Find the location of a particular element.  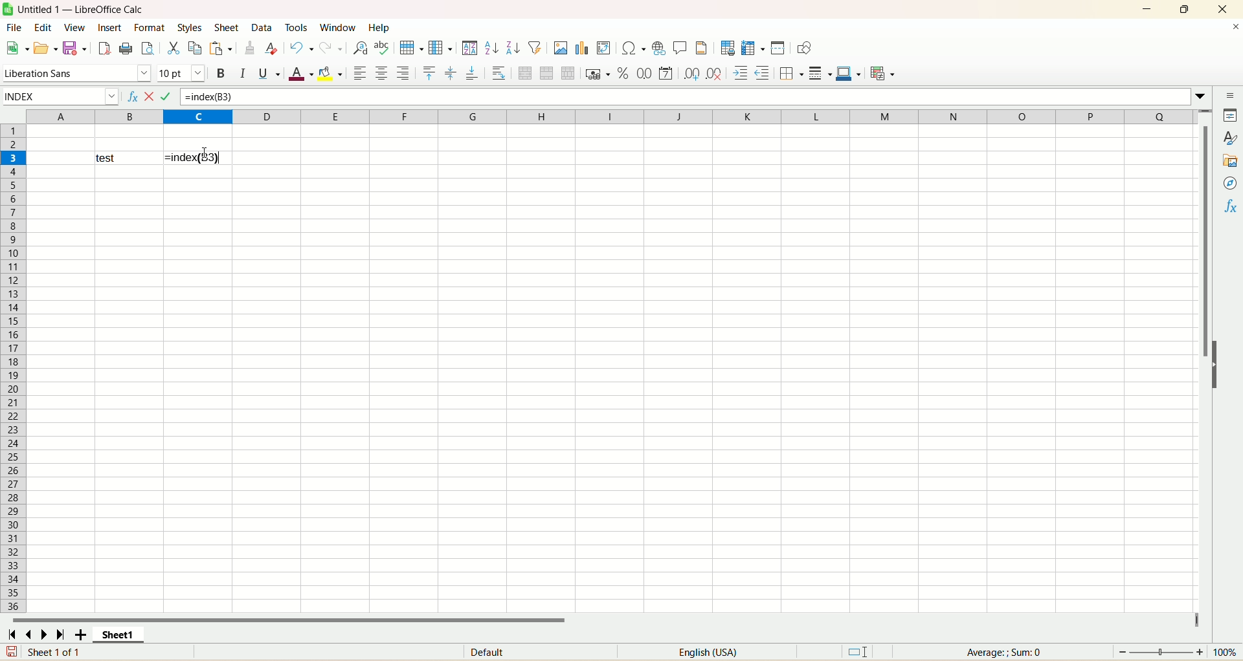

column divisions  is located at coordinates (716, 116).